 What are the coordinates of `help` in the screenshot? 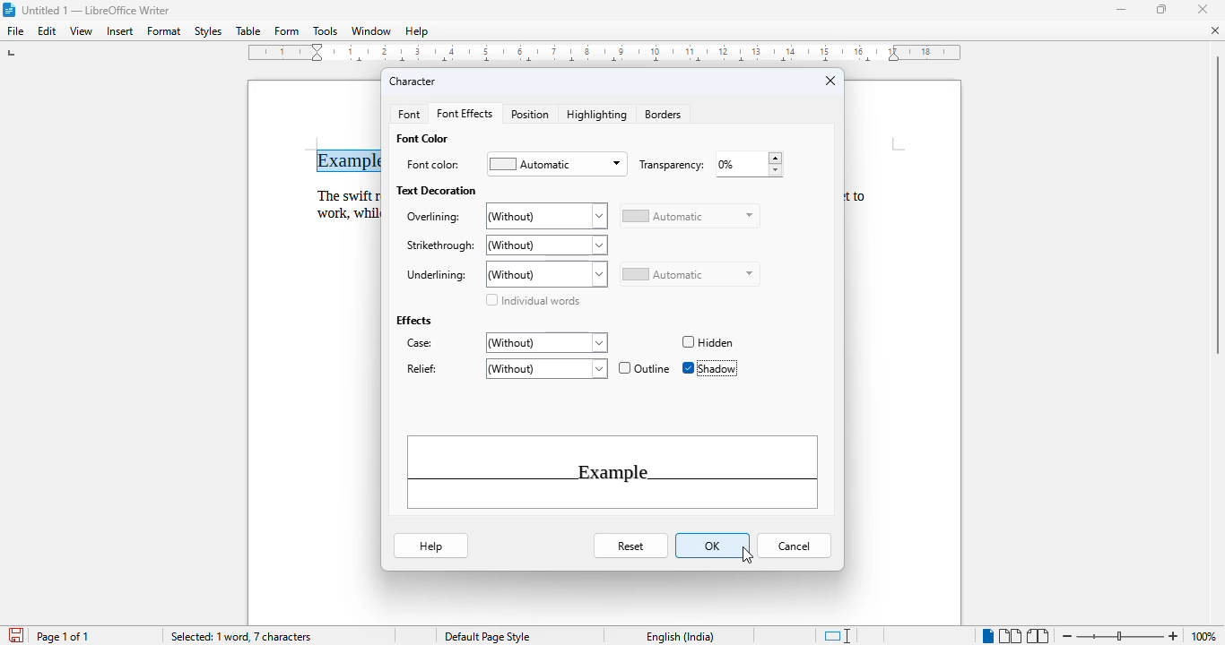 It's located at (430, 545).